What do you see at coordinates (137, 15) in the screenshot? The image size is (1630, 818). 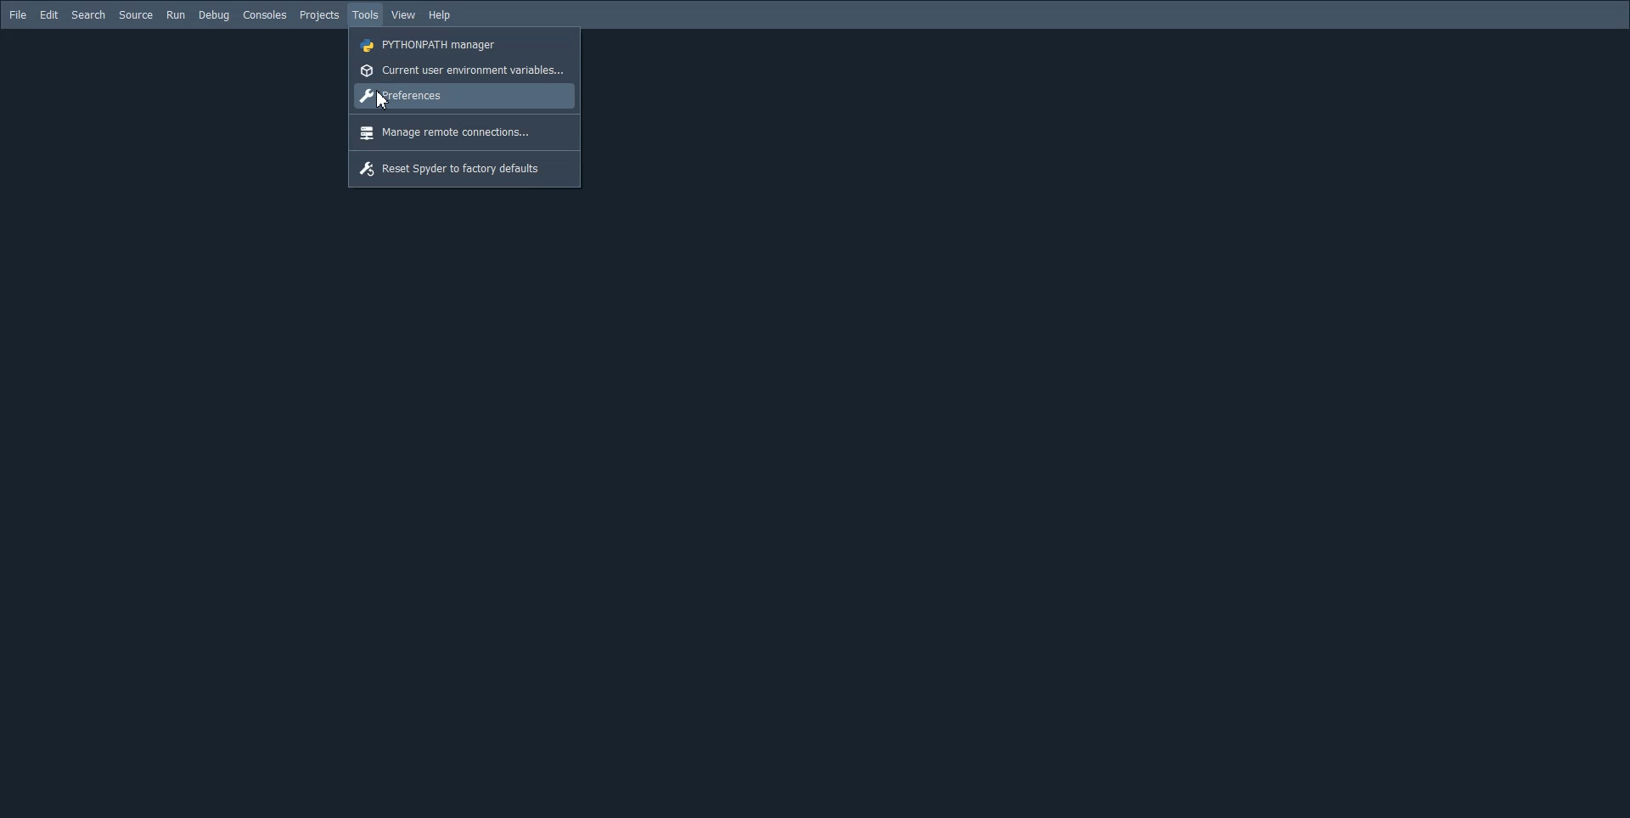 I see `Source` at bounding box center [137, 15].